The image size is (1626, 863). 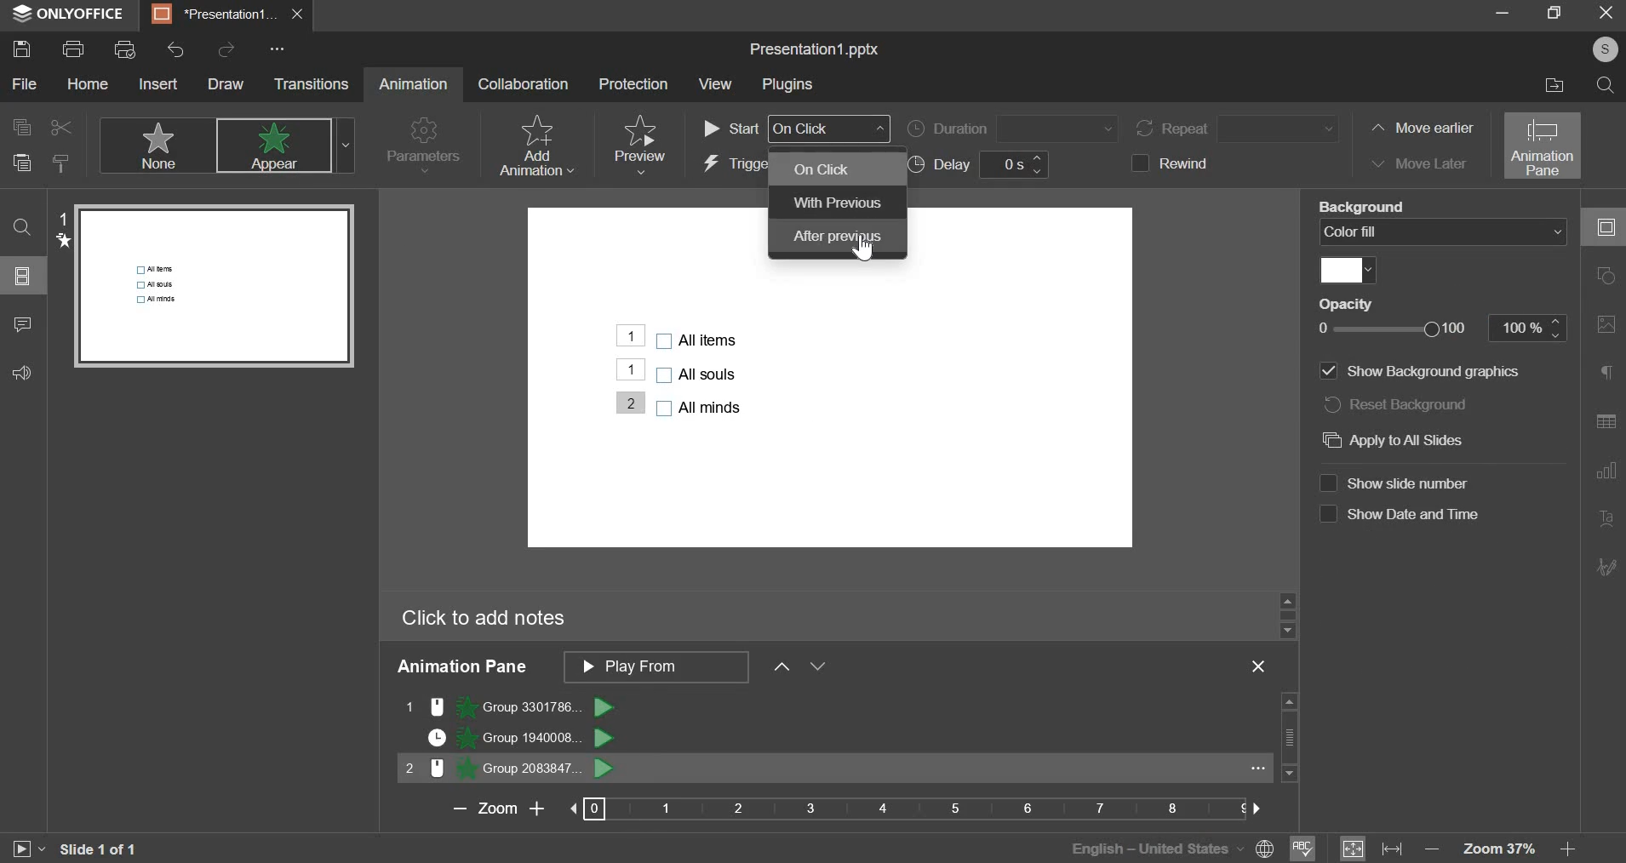 I want to click on show date and time, so click(x=1399, y=515).